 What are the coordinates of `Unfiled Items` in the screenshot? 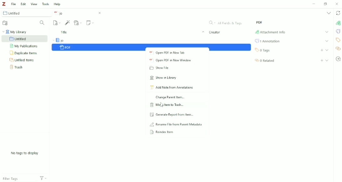 It's located at (22, 60).